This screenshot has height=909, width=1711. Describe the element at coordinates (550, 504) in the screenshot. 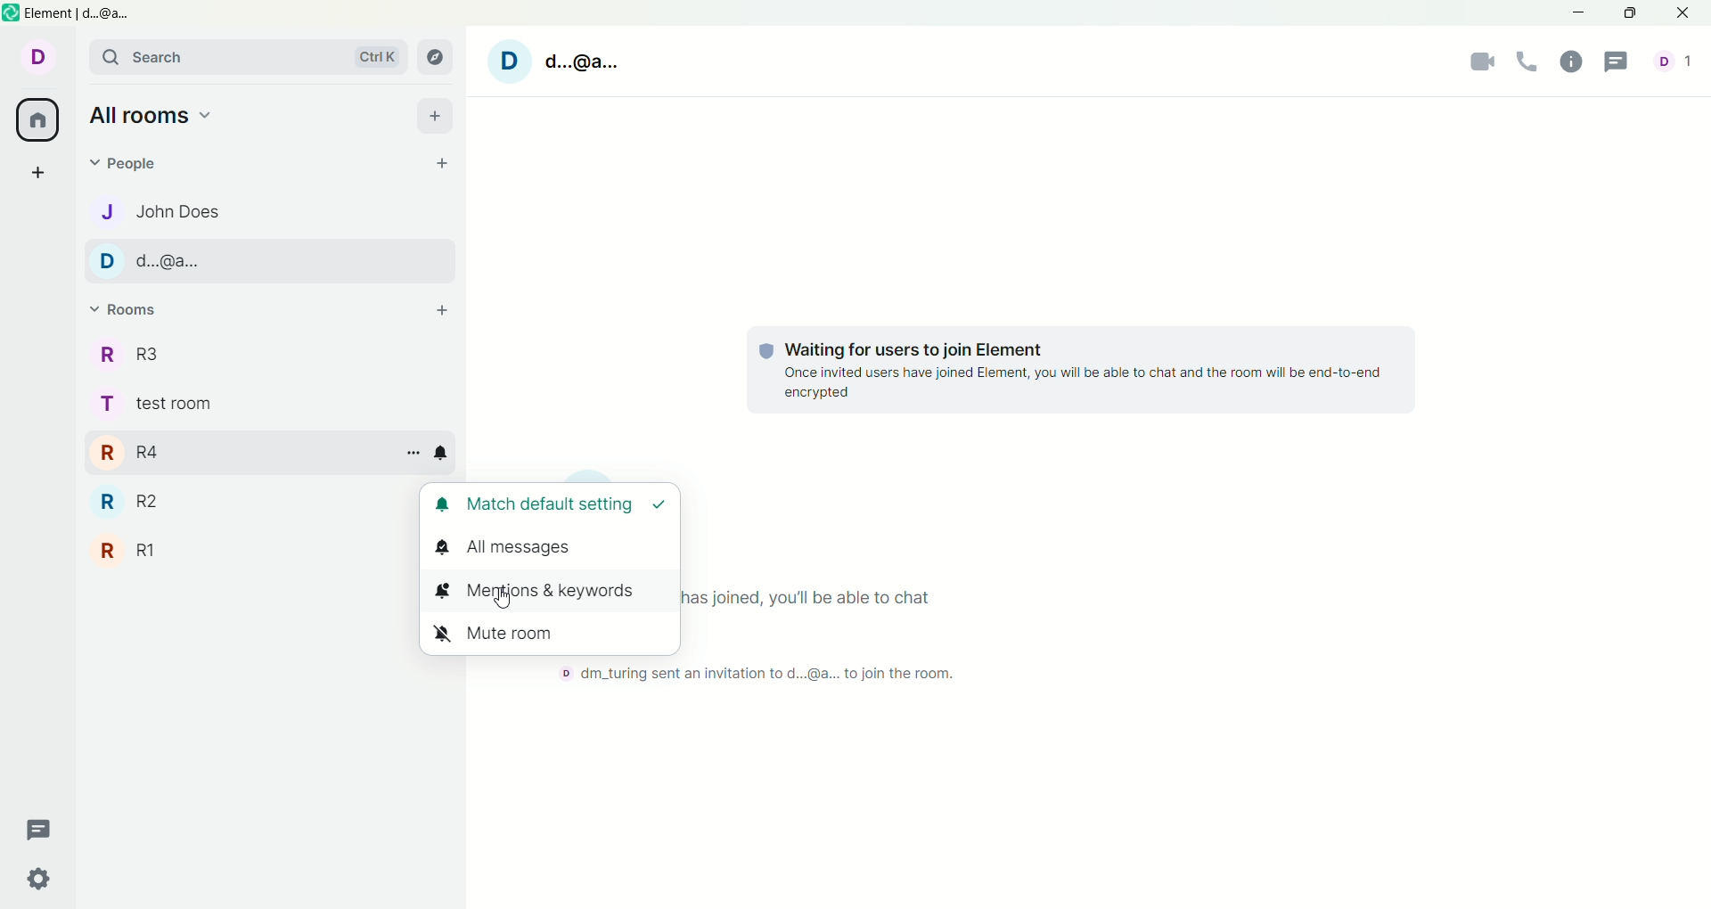

I see `match default settings` at that location.